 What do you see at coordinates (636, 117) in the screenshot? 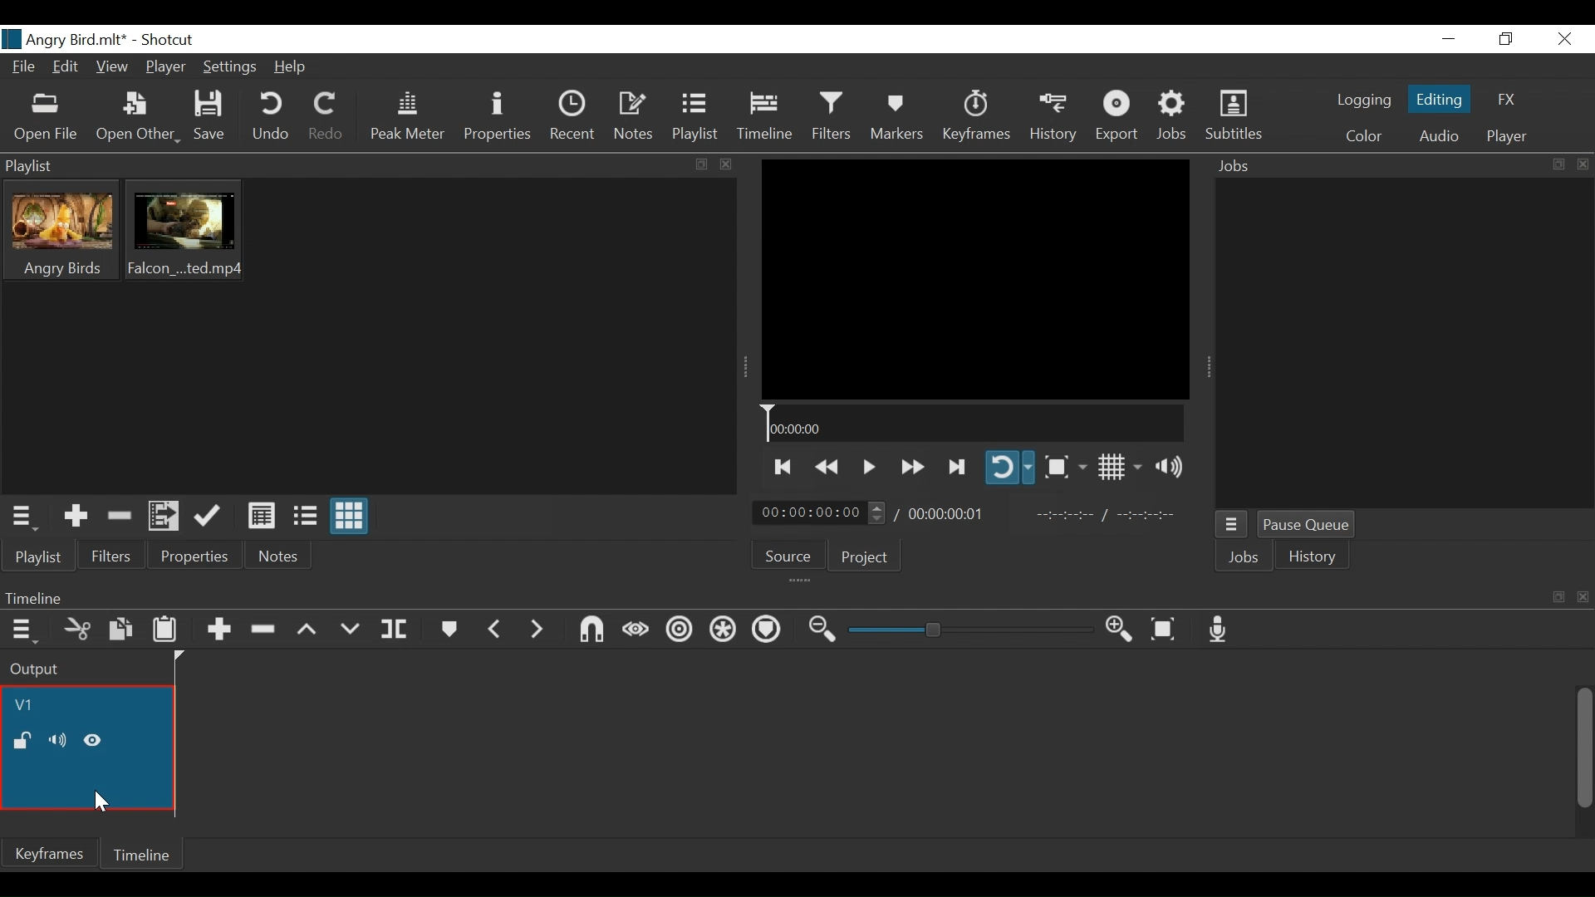
I see `` at bounding box center [636, 117].